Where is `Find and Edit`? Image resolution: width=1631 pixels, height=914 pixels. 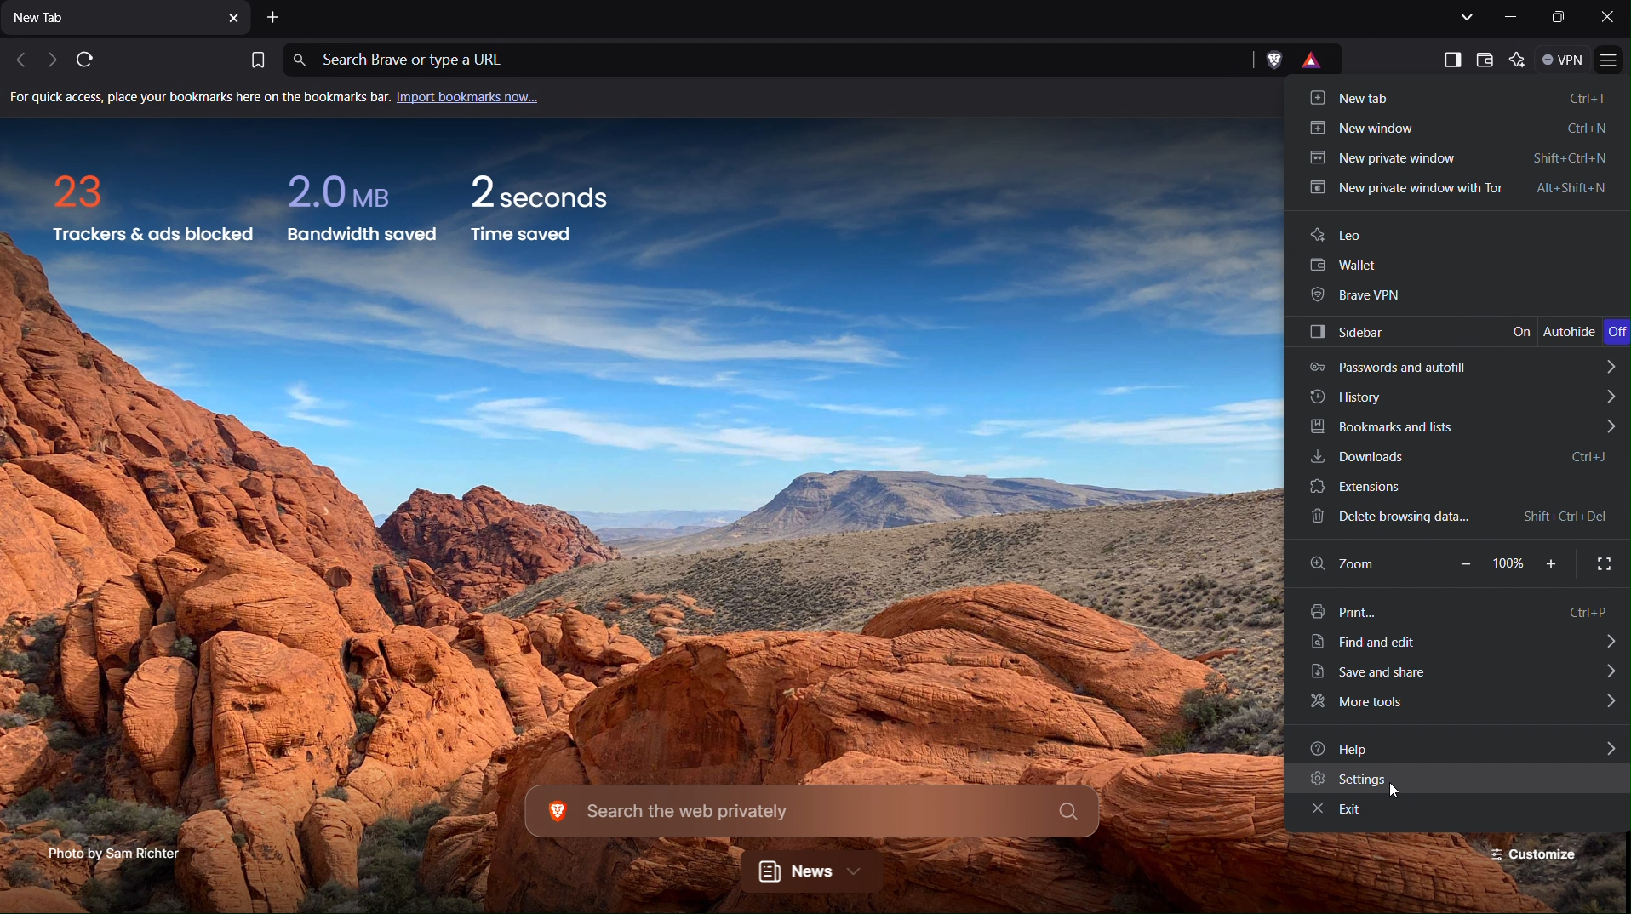 Find and Edit is located at coordinates (1456, 641).